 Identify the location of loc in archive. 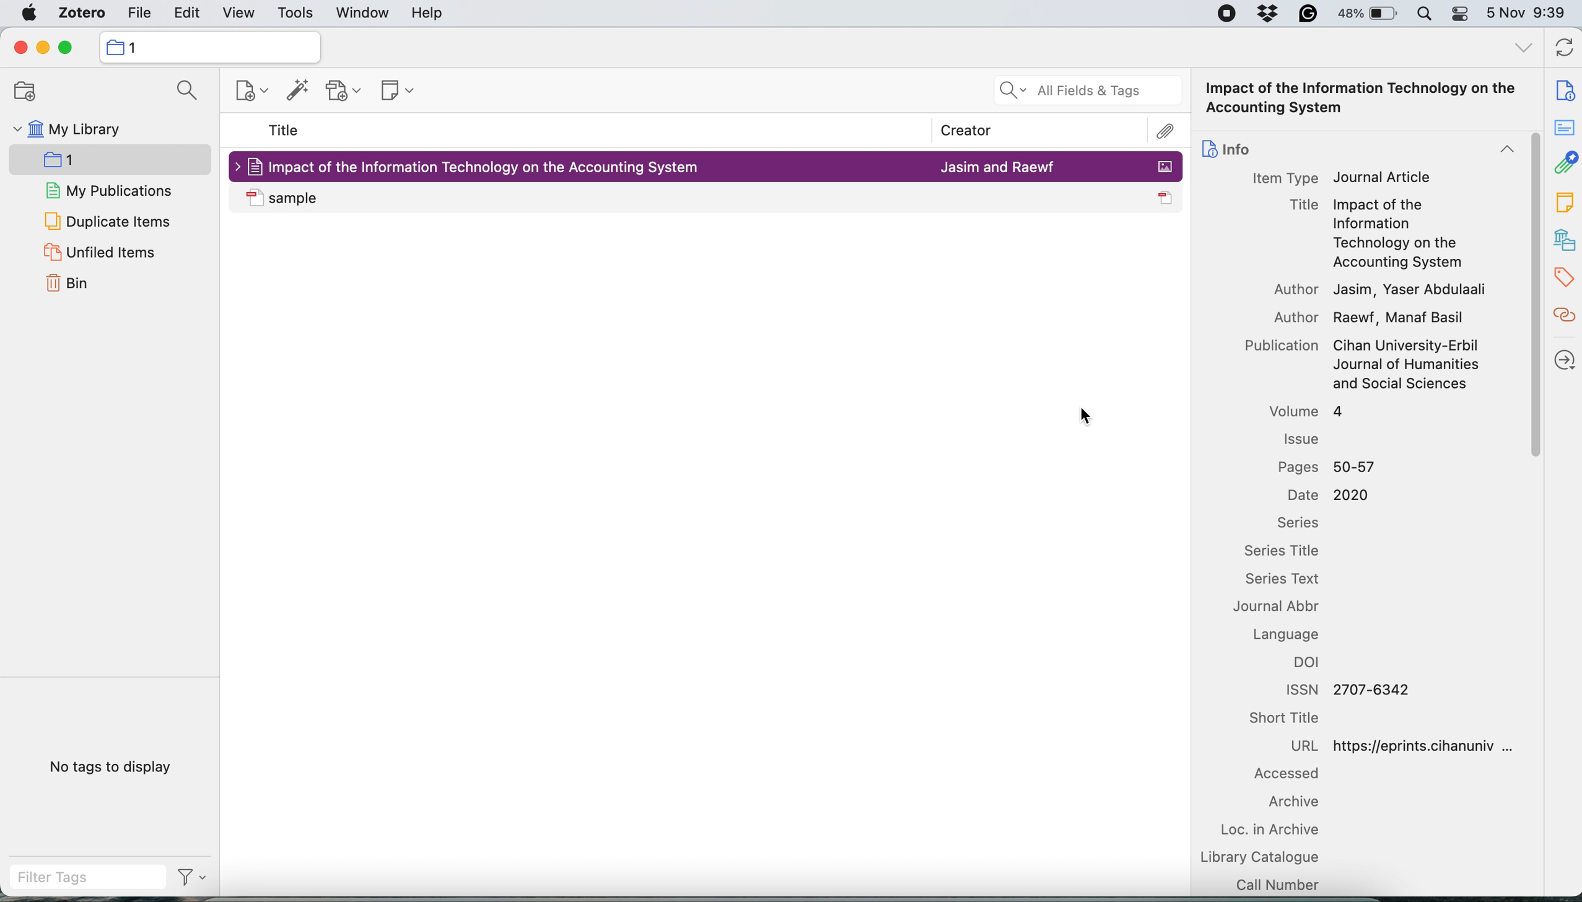
(1270, 831).